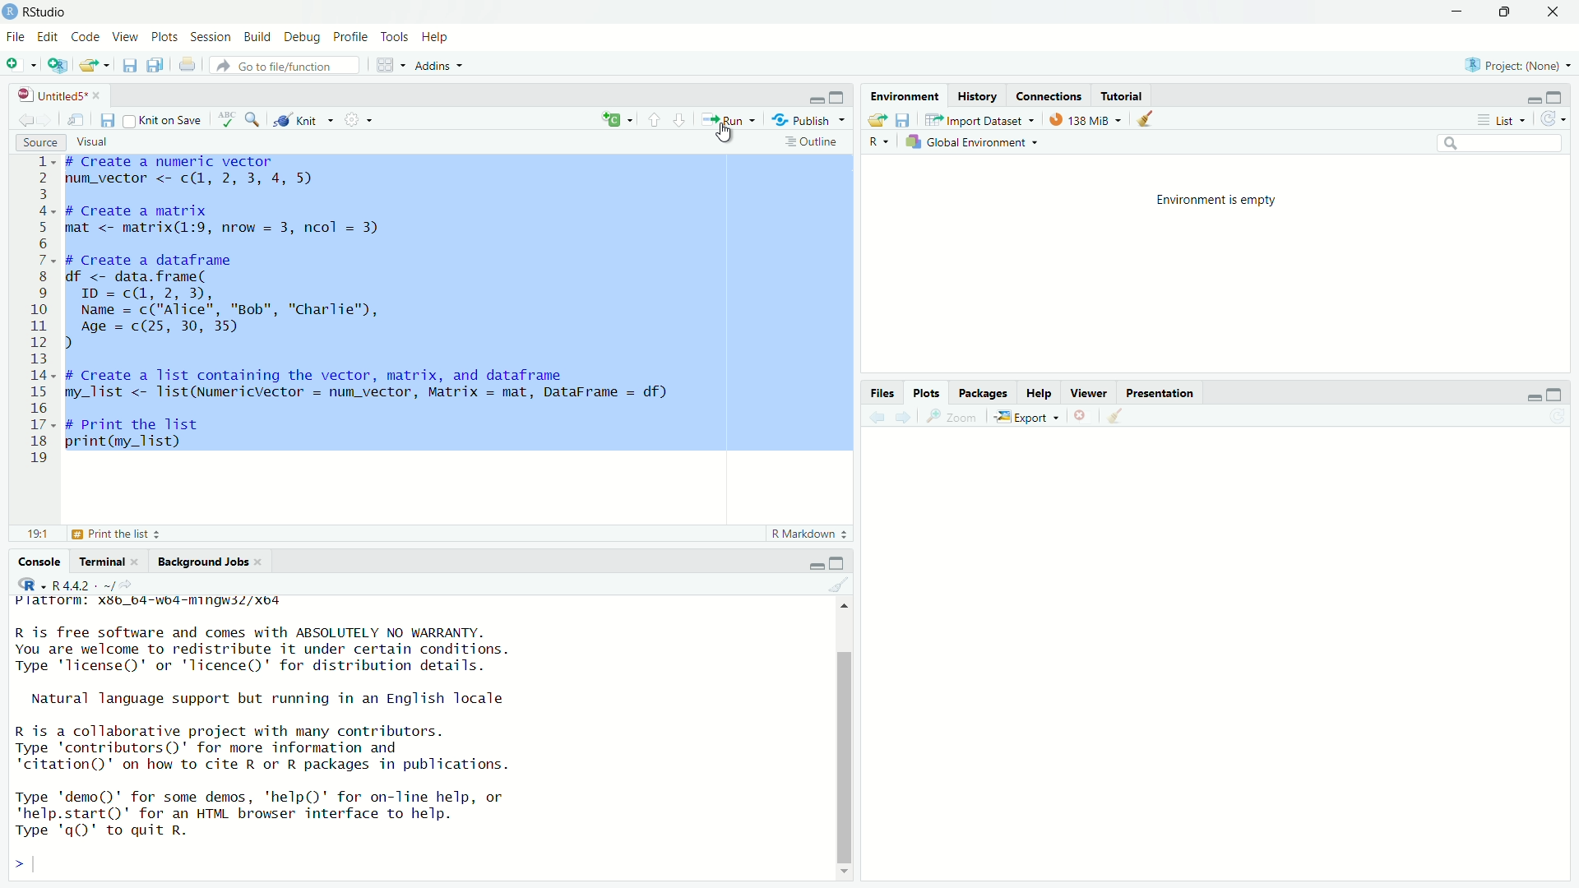 This screenshot has height=888, width=1579. What do you see at coordinates (729, 121) in the screenshot?
I see `Run` at bounding box center [729, 121].